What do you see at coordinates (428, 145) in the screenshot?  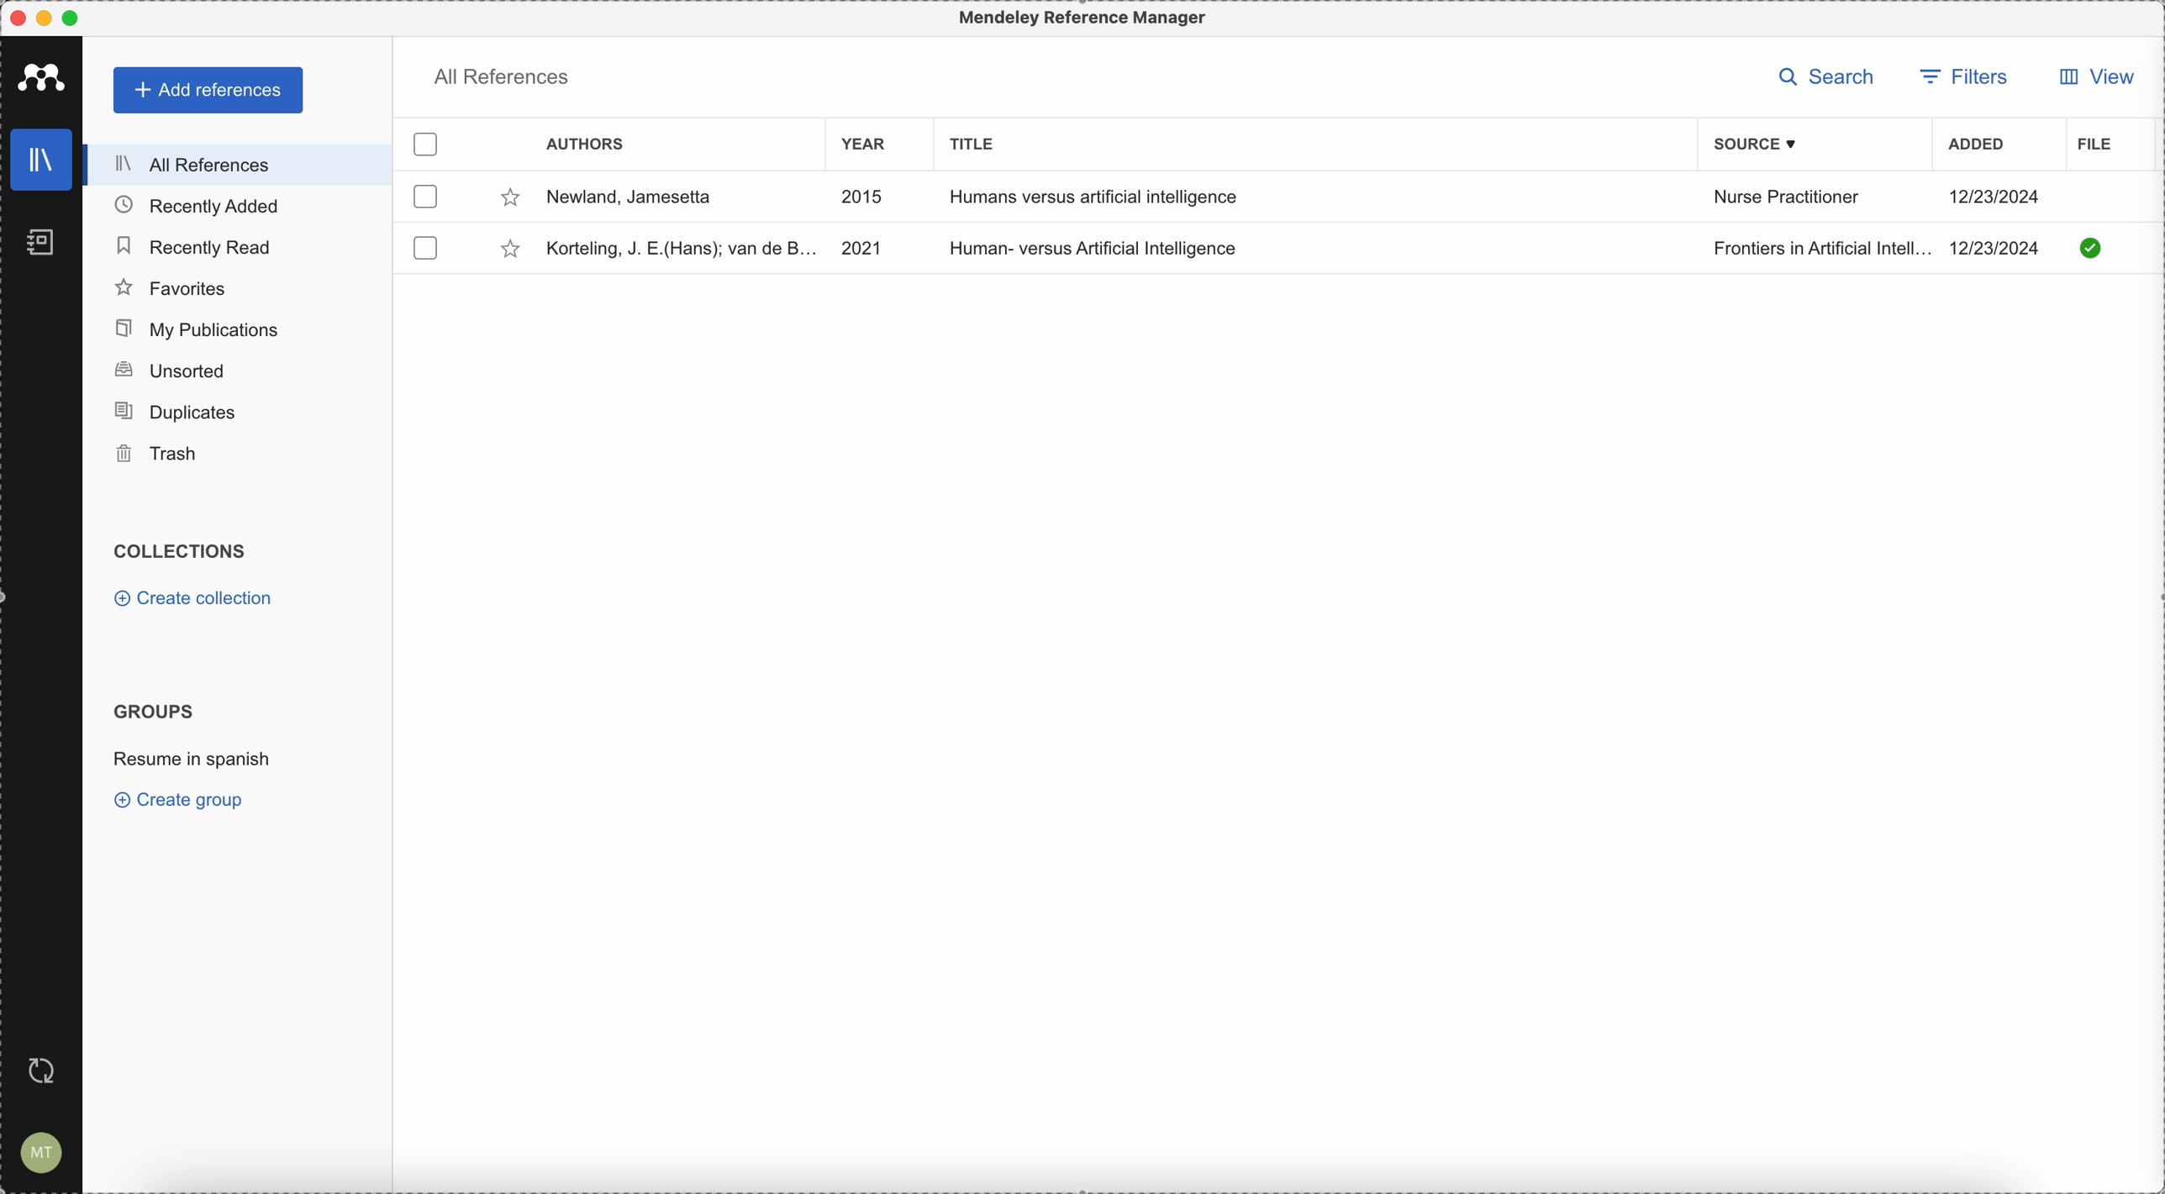 I see `check box` at bounding box center [428, 145].